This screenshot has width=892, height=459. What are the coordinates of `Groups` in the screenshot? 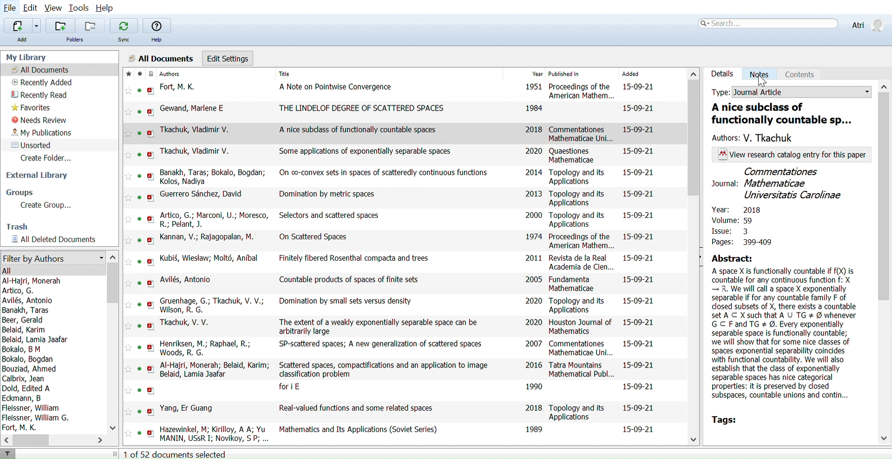 It's located at (20, 193).